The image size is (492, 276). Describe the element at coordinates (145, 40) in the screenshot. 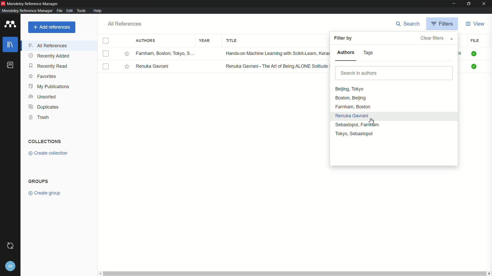

I see `authors` at that location.